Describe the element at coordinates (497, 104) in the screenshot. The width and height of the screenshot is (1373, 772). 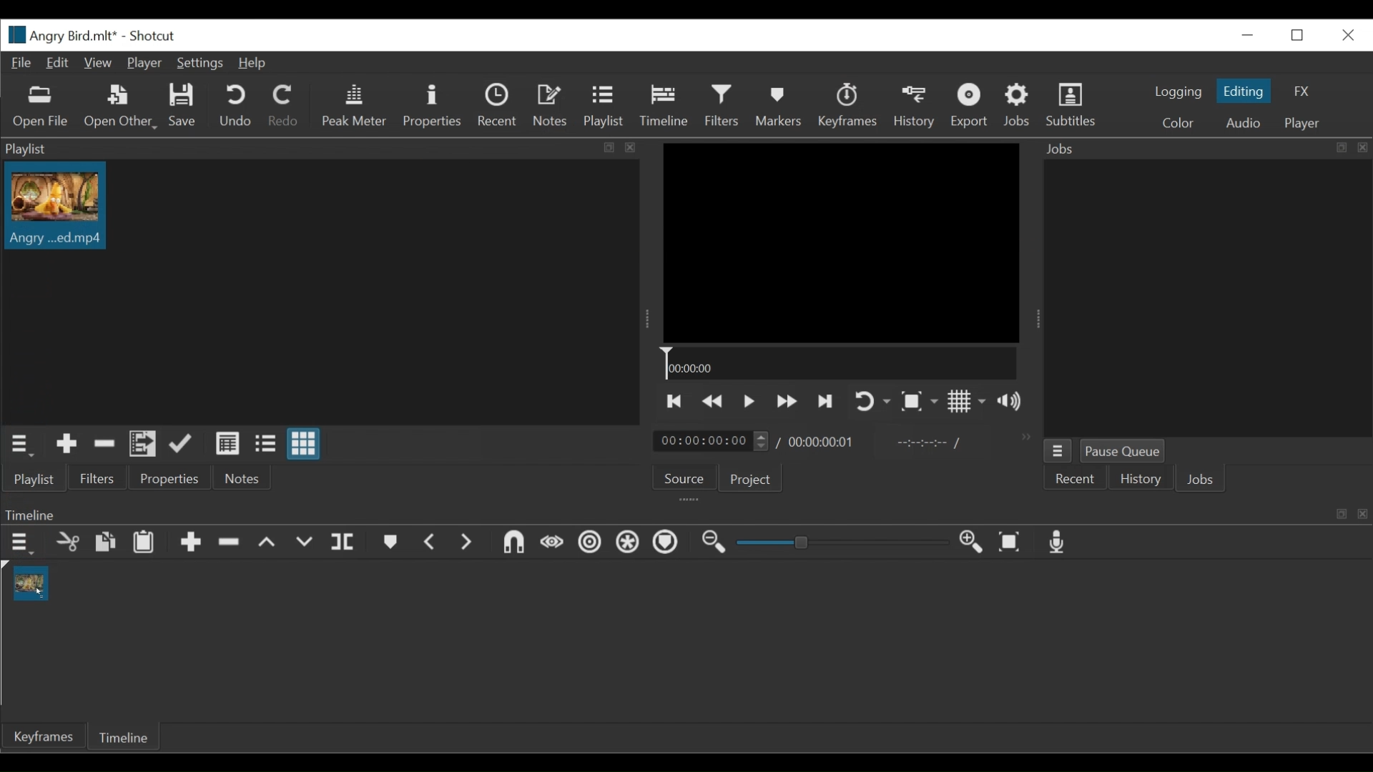
I see `Recent` at that location.